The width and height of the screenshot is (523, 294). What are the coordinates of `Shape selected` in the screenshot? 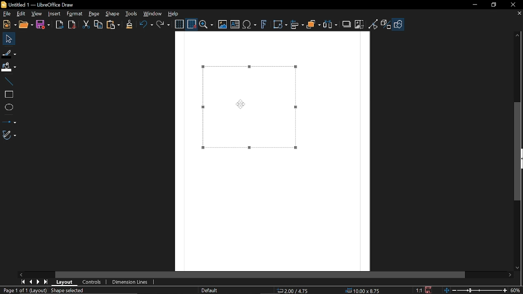 It's located at (74, 291).